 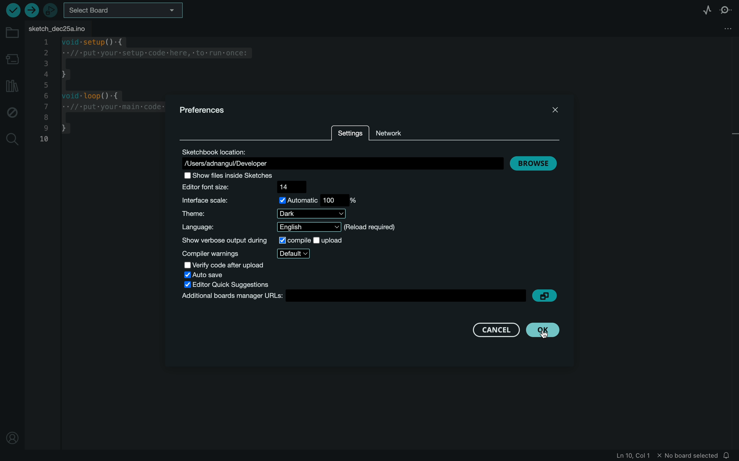 I want to click on verify  code, so click(x=231, y=265).